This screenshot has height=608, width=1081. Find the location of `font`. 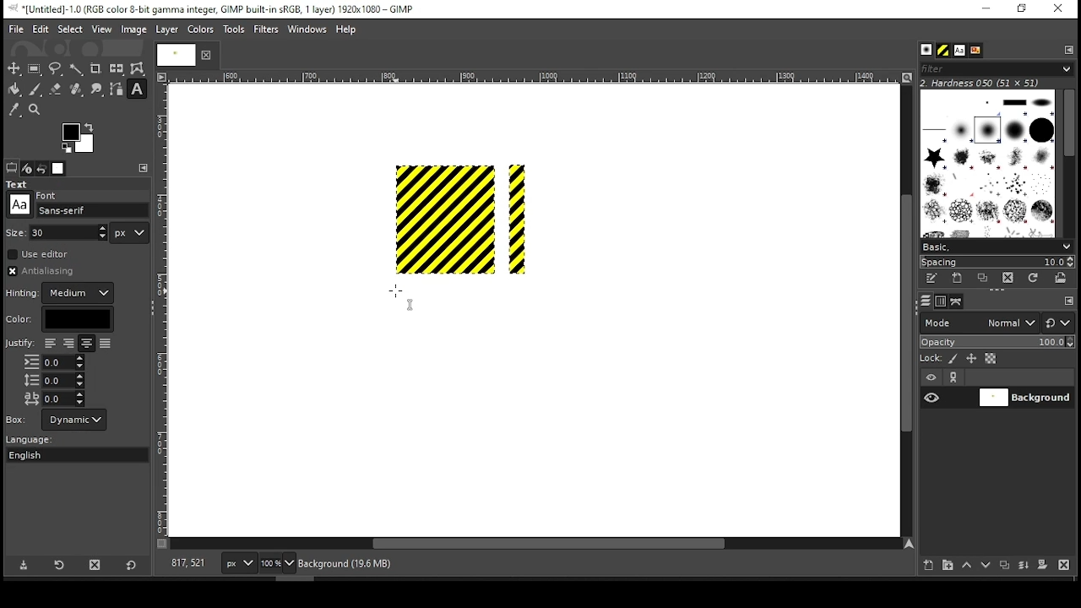

font is located at coordinates (959, 51).